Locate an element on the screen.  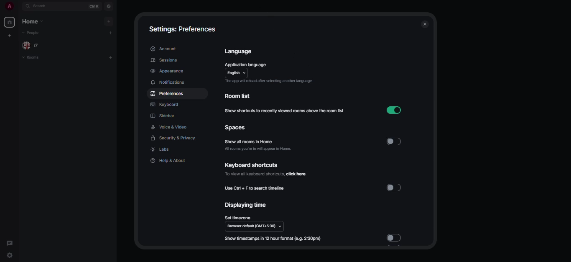
rooms is located at coordinates (40, 59).